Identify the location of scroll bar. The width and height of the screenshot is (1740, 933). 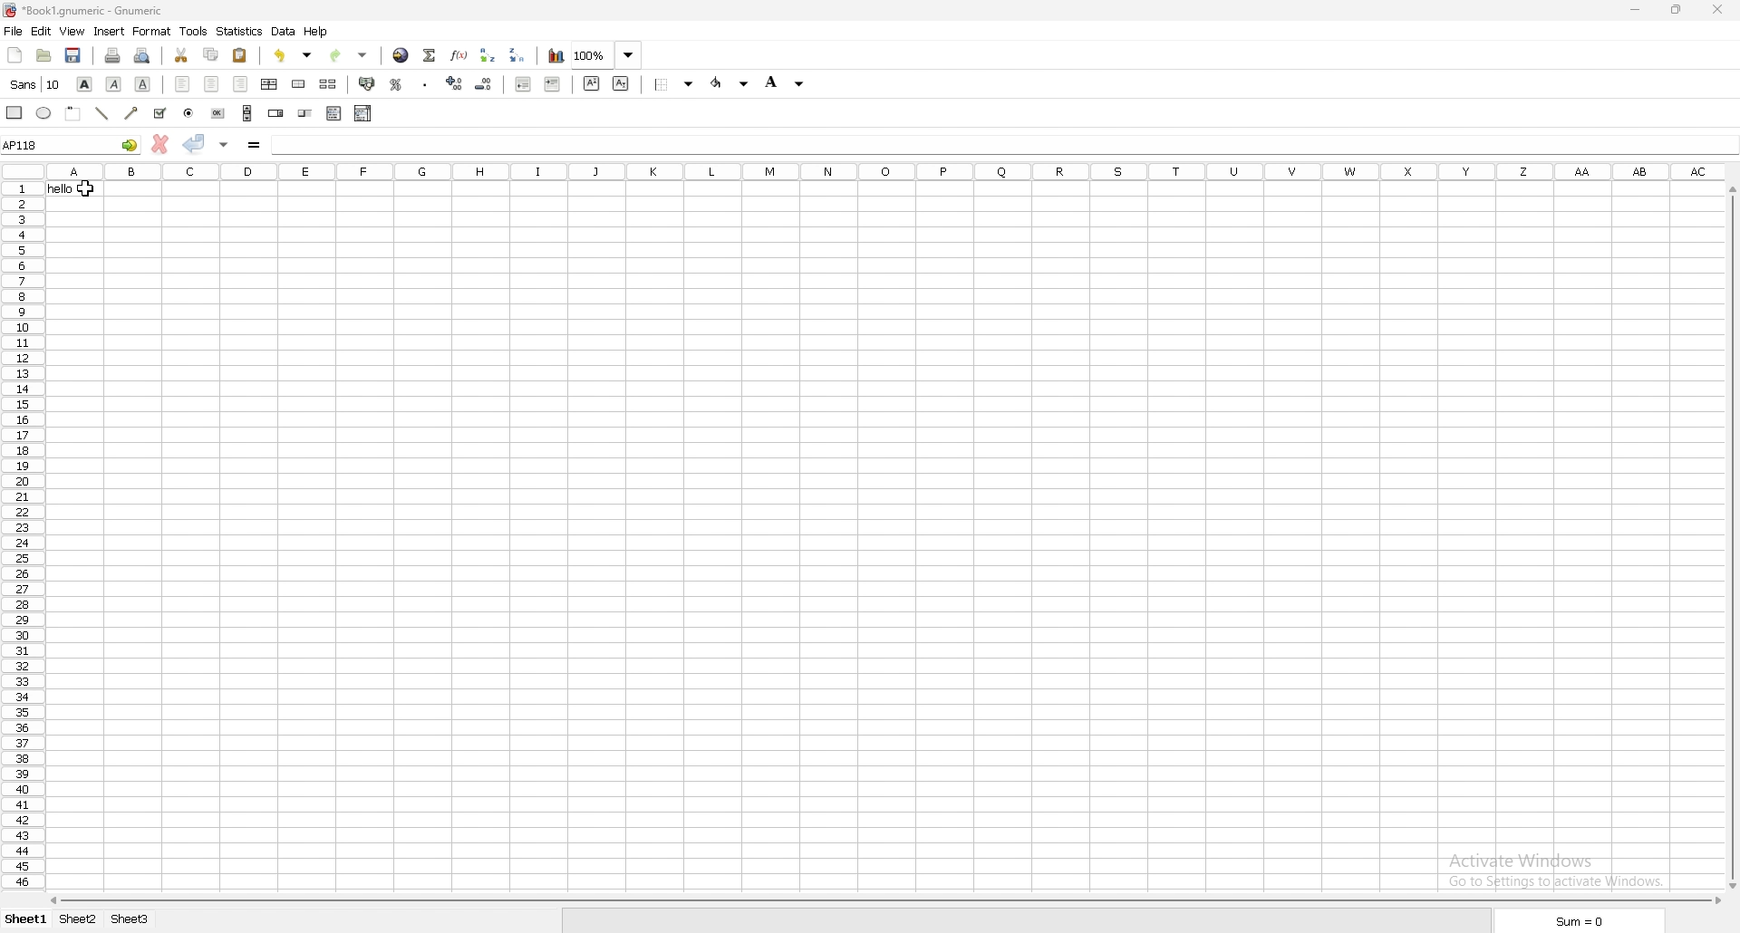
(884, 901).